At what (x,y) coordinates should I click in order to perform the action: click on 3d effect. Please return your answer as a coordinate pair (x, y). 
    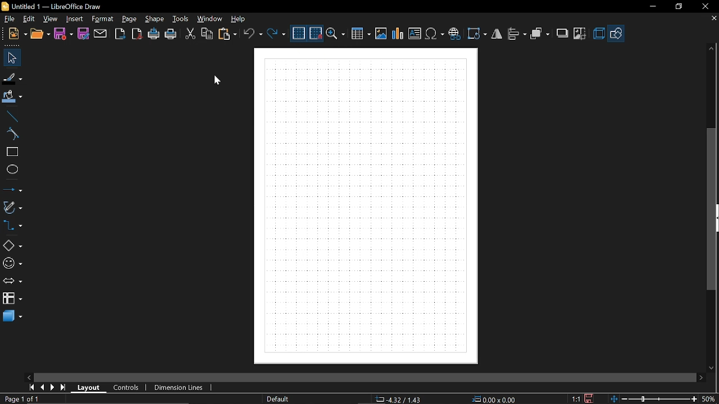
    Looking at the image, I should click on (600, 34).